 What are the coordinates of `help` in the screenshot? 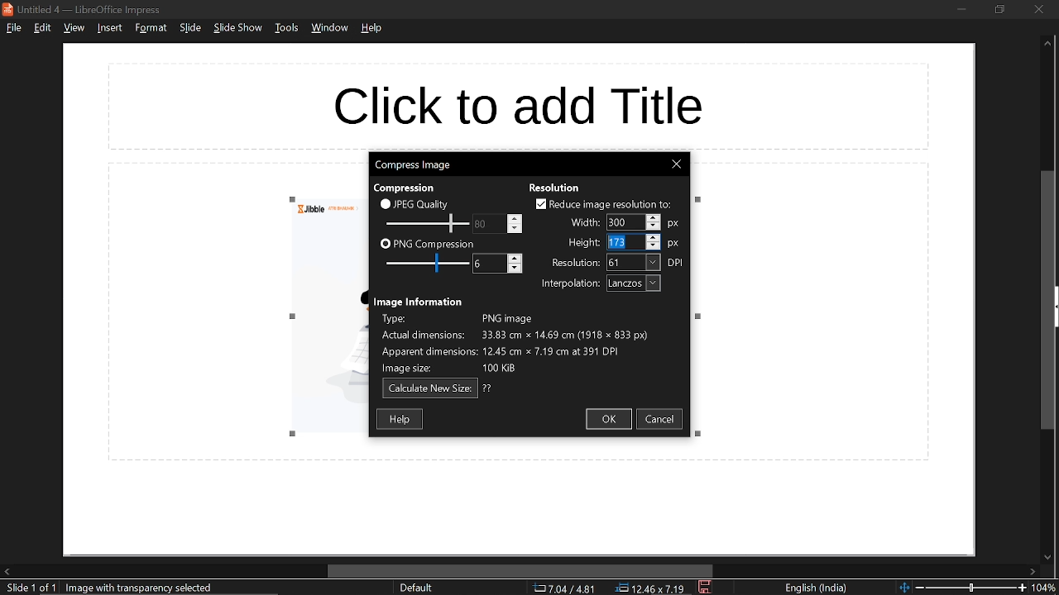 It's located at (400, 419).